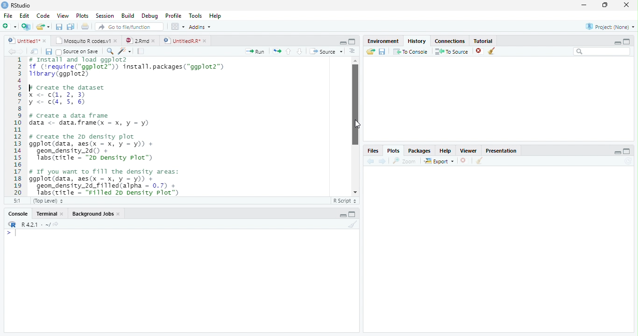  What do you see at coordinates (468, 150) in the screenshot?
I see `Viewer` at bounding box center [468, 150].